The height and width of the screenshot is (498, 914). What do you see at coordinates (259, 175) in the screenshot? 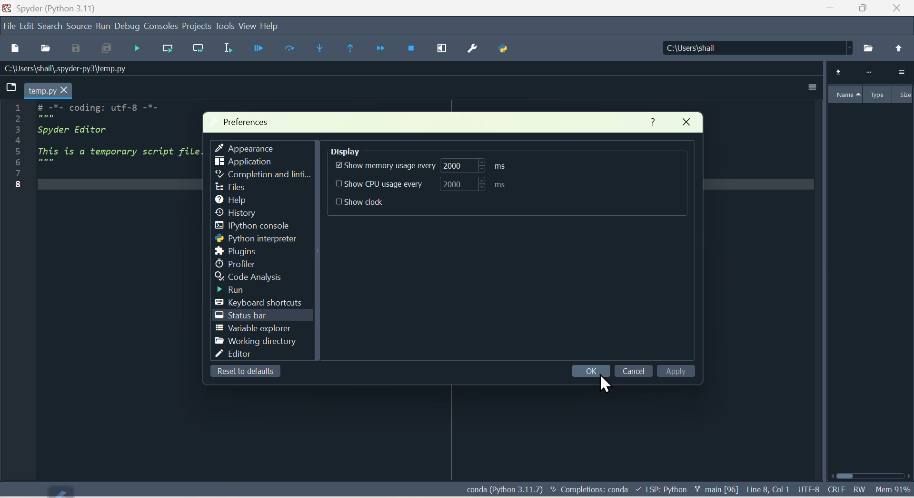
I see `Completion and` at bounding box center [259, 175].